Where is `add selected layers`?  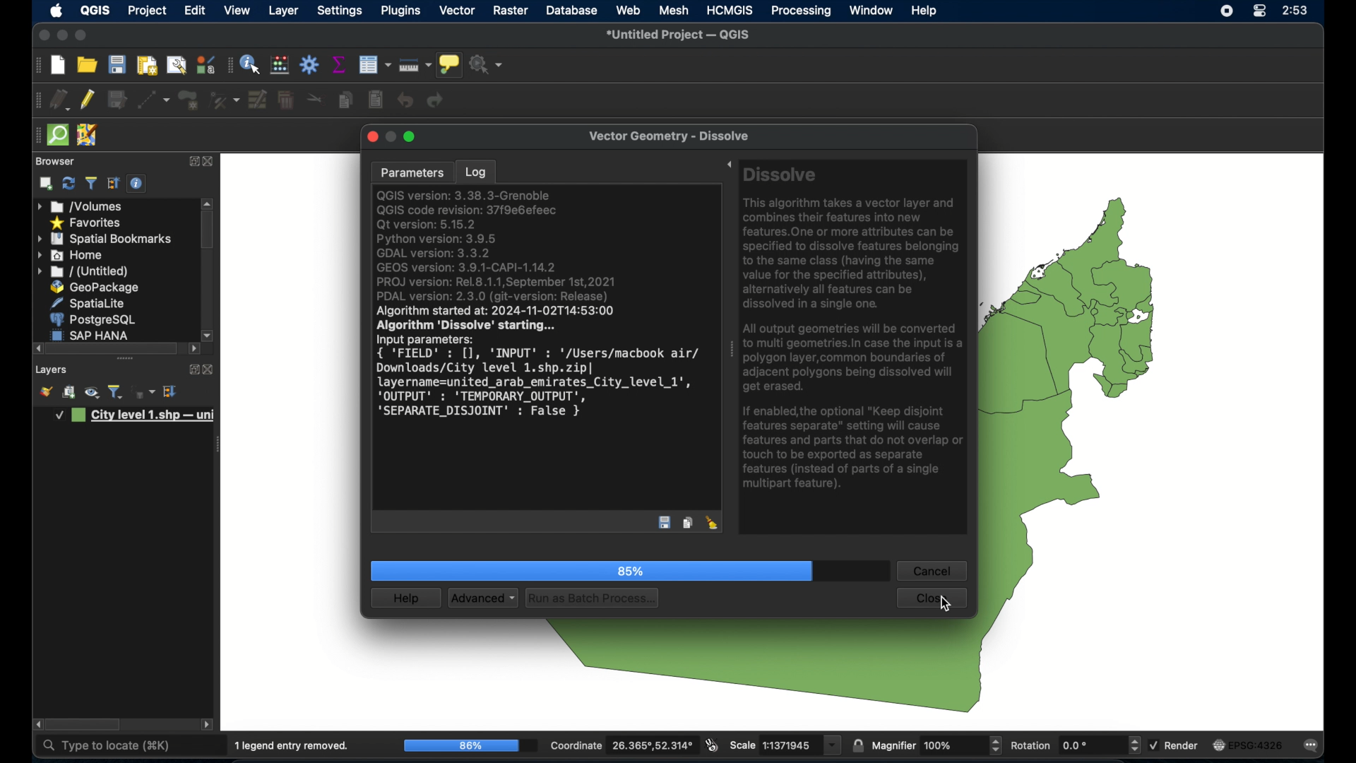 add selected layers is located at coordinates (46, 184).